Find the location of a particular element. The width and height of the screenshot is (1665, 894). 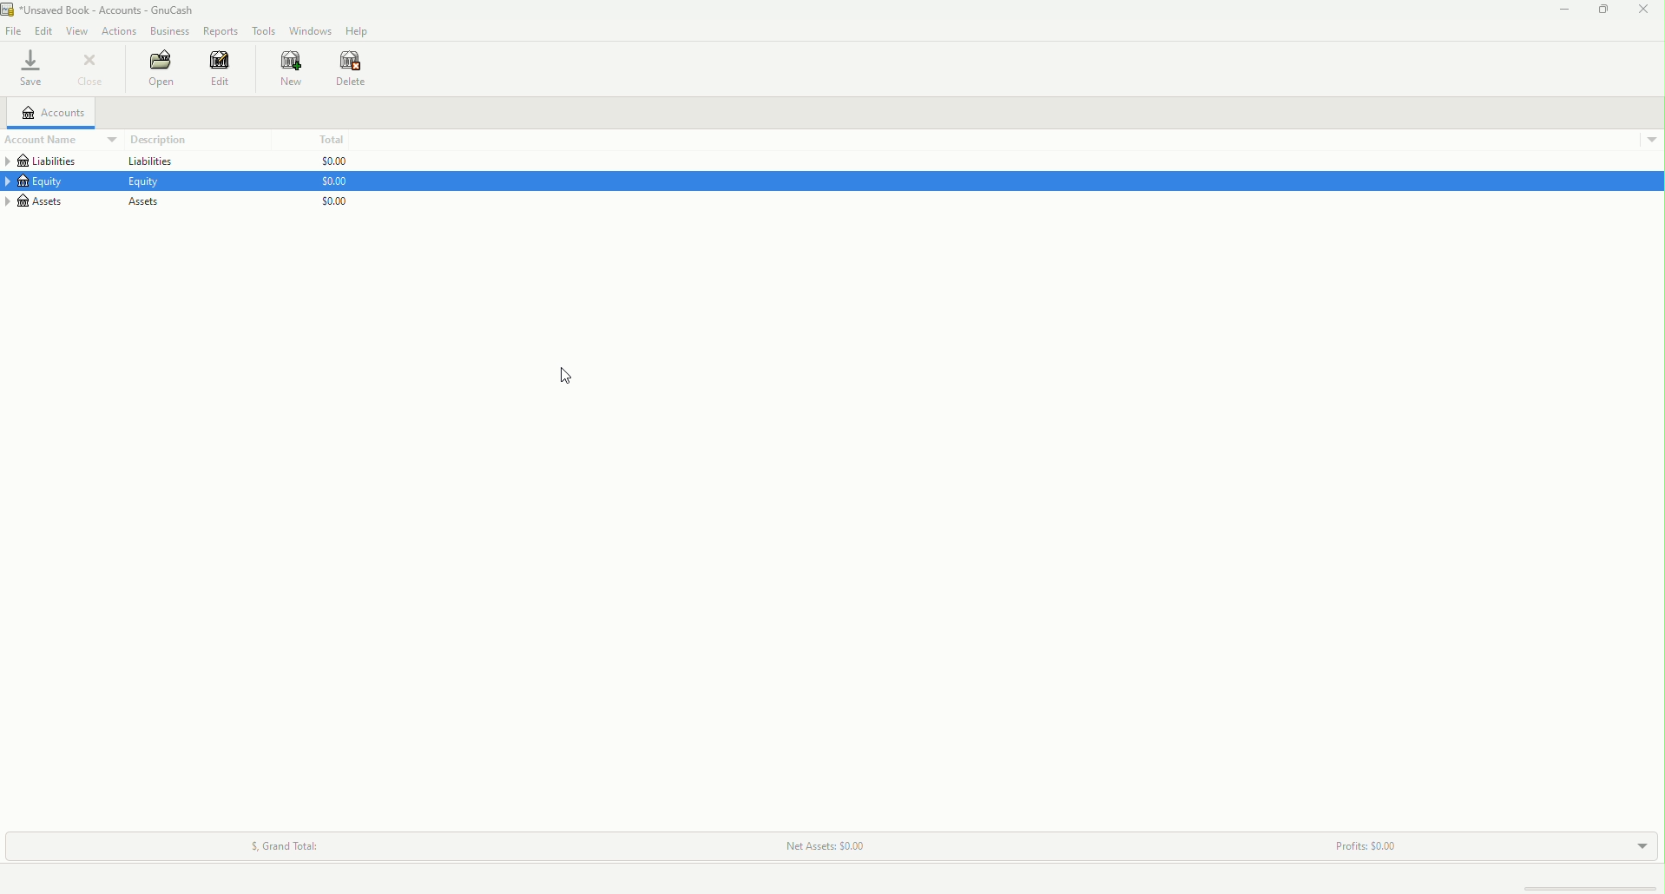

$0 is located at coordinates (333, 184).